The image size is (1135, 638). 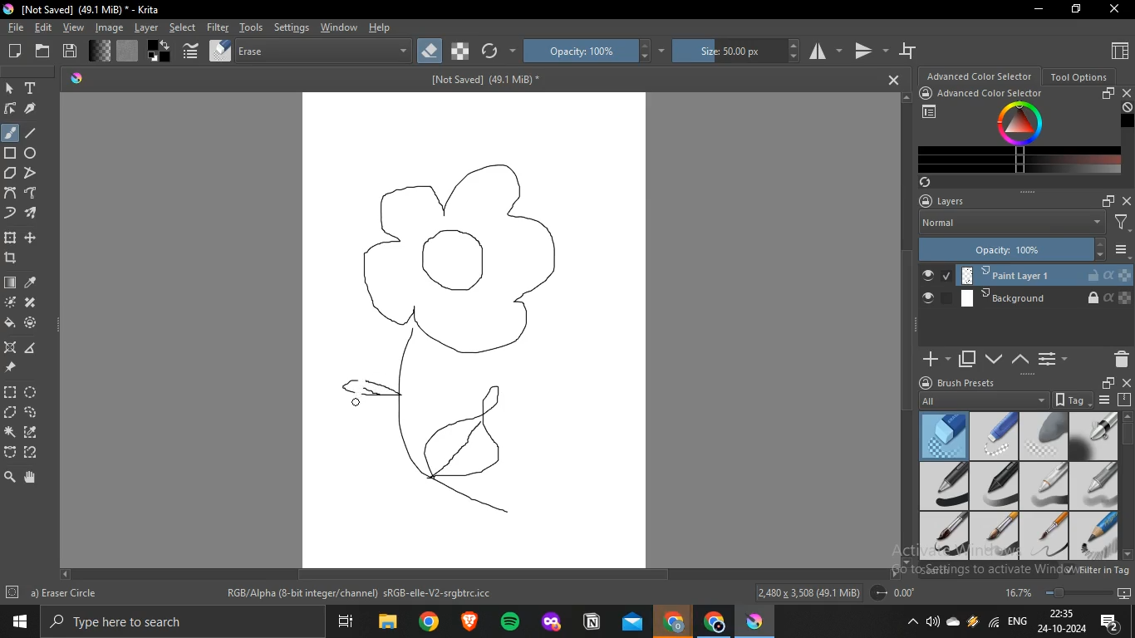 What do you see at coordinates (1095, 536) in the screenshot?
I see `basic 1 sketch` at bounding box center [1095, 536].